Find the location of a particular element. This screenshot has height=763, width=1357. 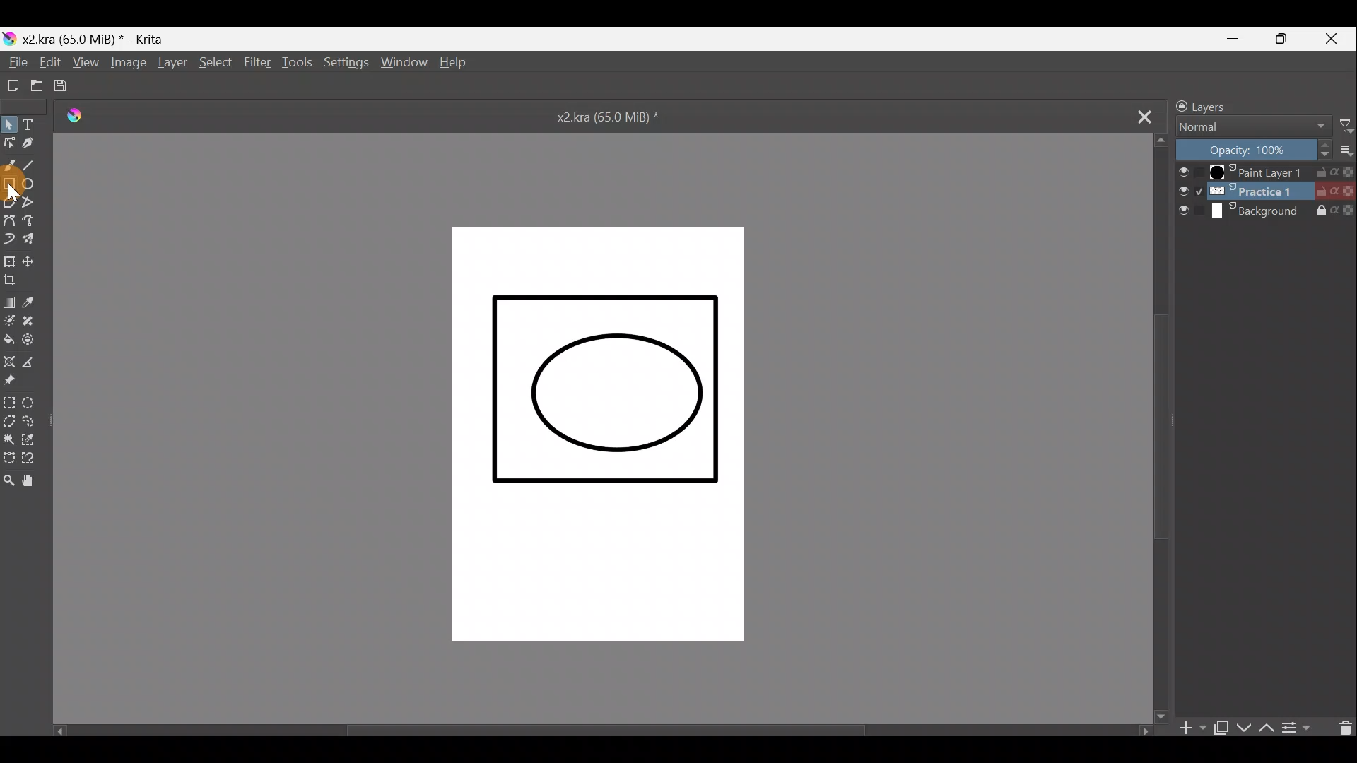

Scroll bar is located at coordinates (609, 729).